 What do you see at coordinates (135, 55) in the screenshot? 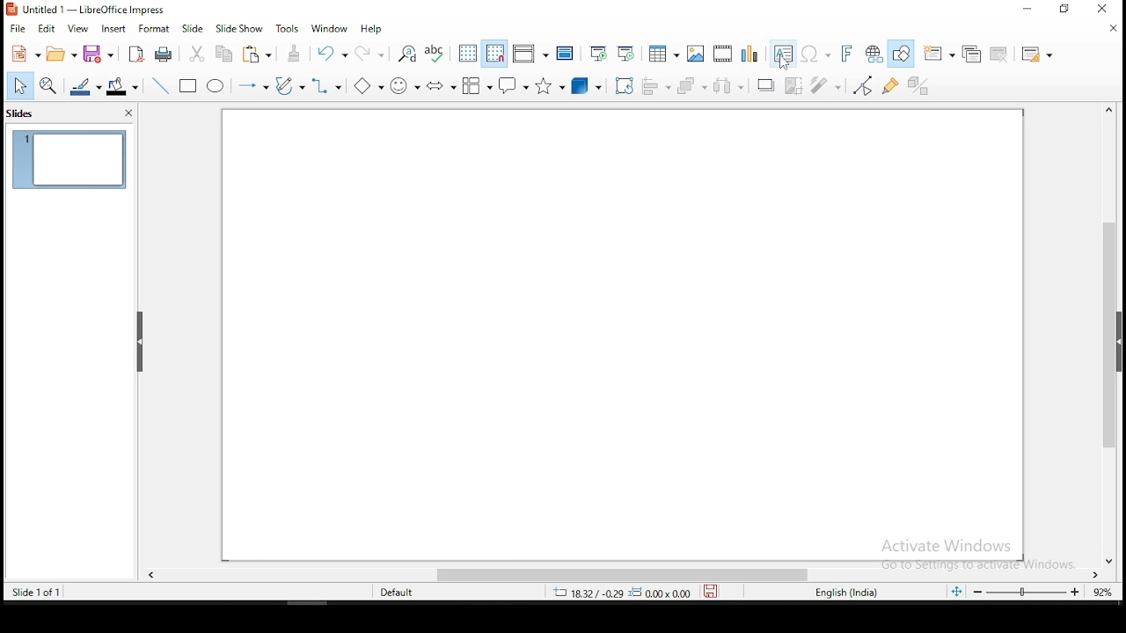
I see `export as pdf` at bounding box center [135, 55].